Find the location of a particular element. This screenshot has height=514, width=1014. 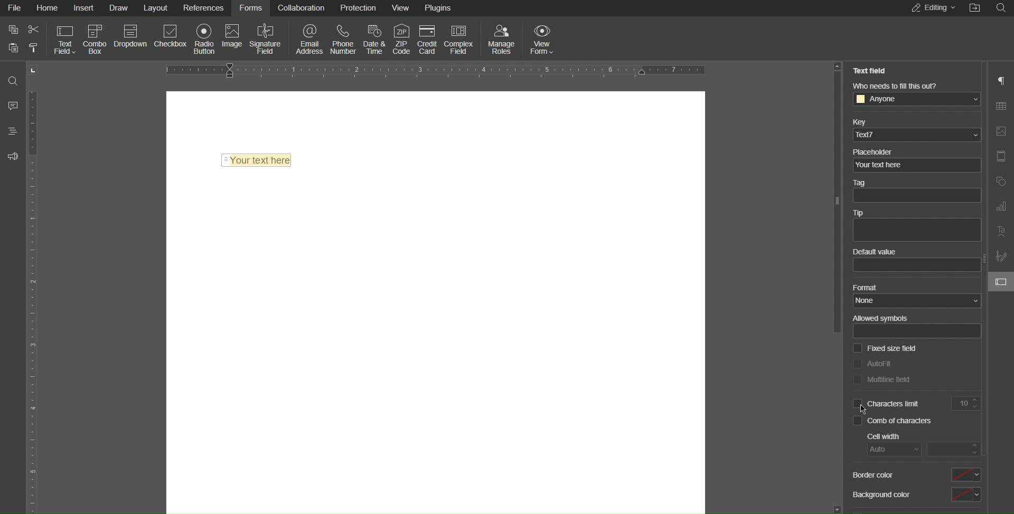

AutoFit is located at coordinates (872, 363).